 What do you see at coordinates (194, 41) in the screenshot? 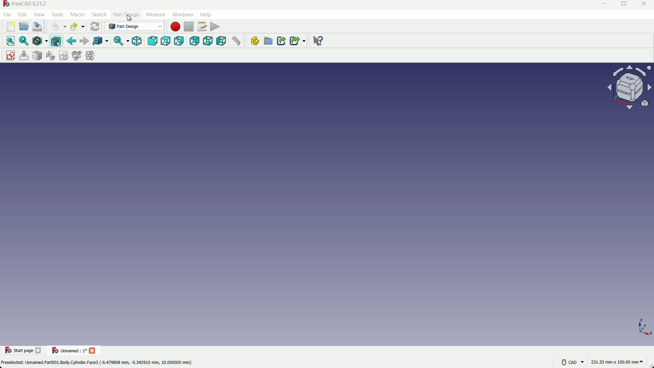
I see `back view` at bounding box center [194, 41].